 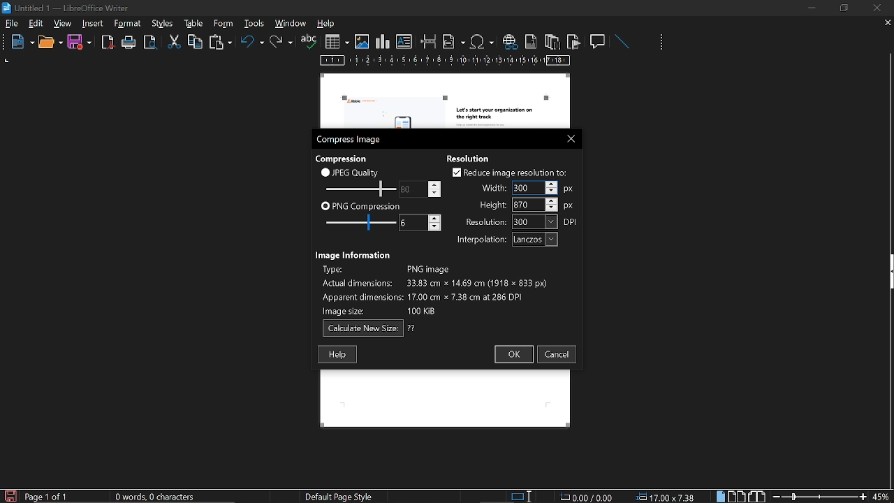 What do you see at coordinates (50, 43) in the screenshot?
I see `open` at bounding box center [50, 43].